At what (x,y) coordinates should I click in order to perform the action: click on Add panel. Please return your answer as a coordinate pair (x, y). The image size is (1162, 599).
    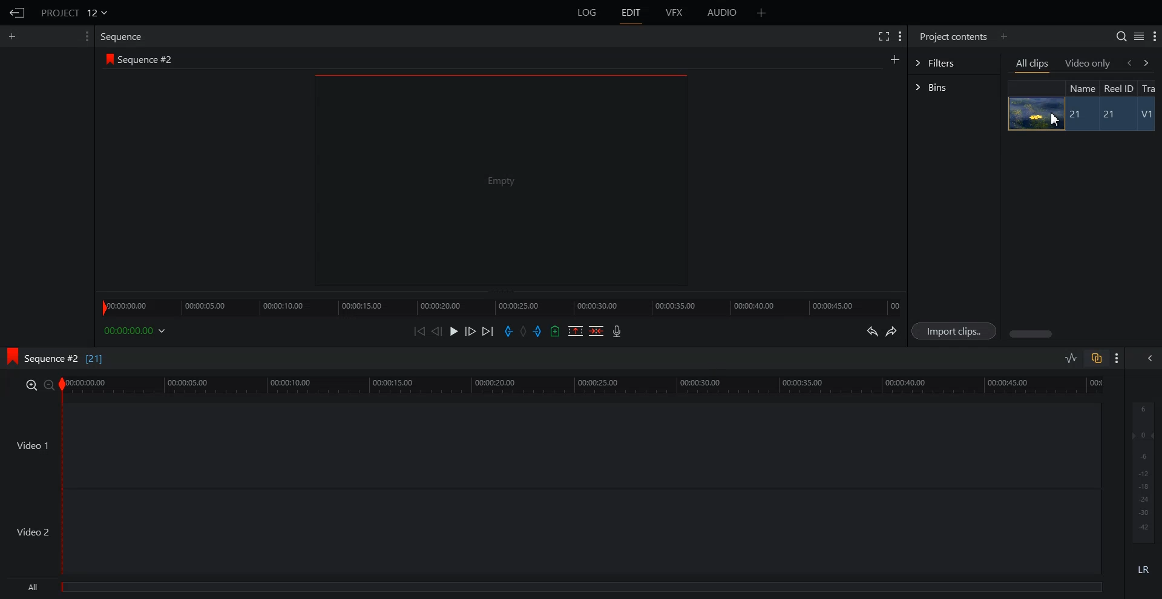
    Looking at the image, I should click on (1003, 36).